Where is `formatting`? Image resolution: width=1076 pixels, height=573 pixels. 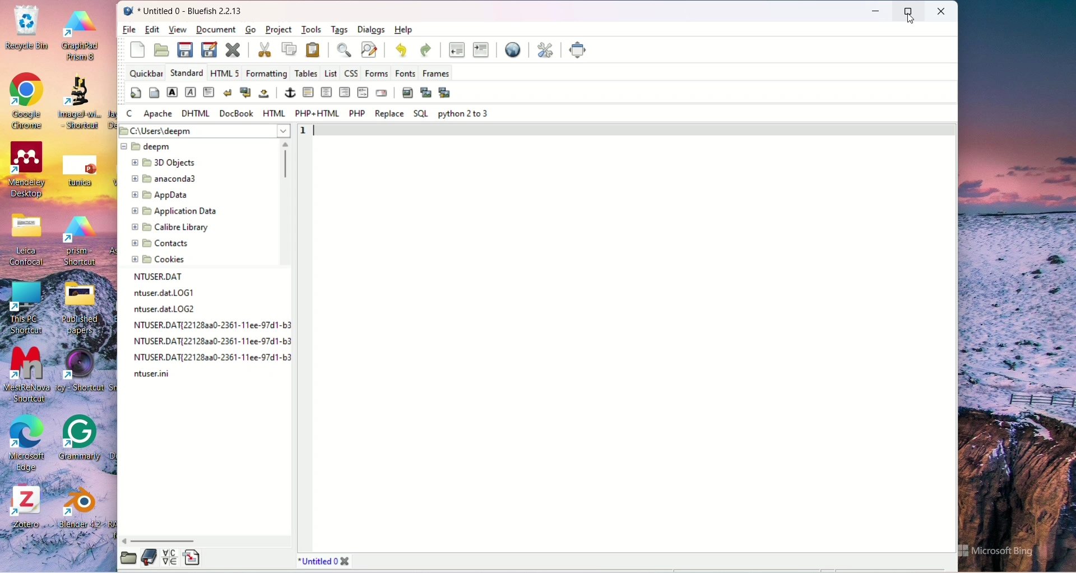 formatting is located at coordinates (266, 73).